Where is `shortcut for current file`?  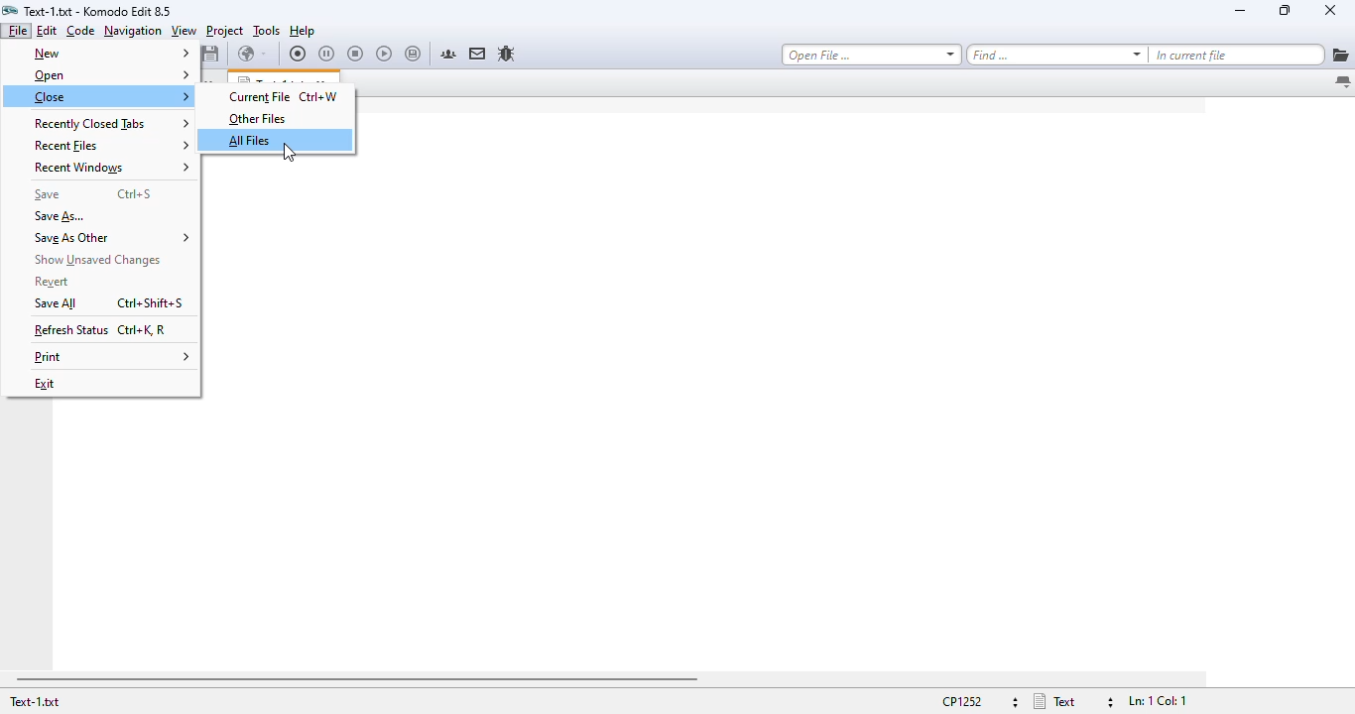
shortcut for current file is located at coordinates (319, 96).